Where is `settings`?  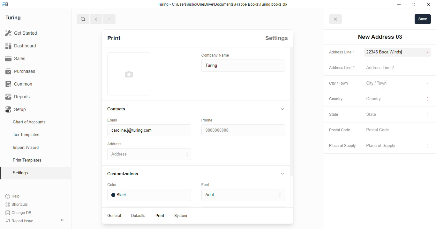
settings is located at coordinates (21, 173).